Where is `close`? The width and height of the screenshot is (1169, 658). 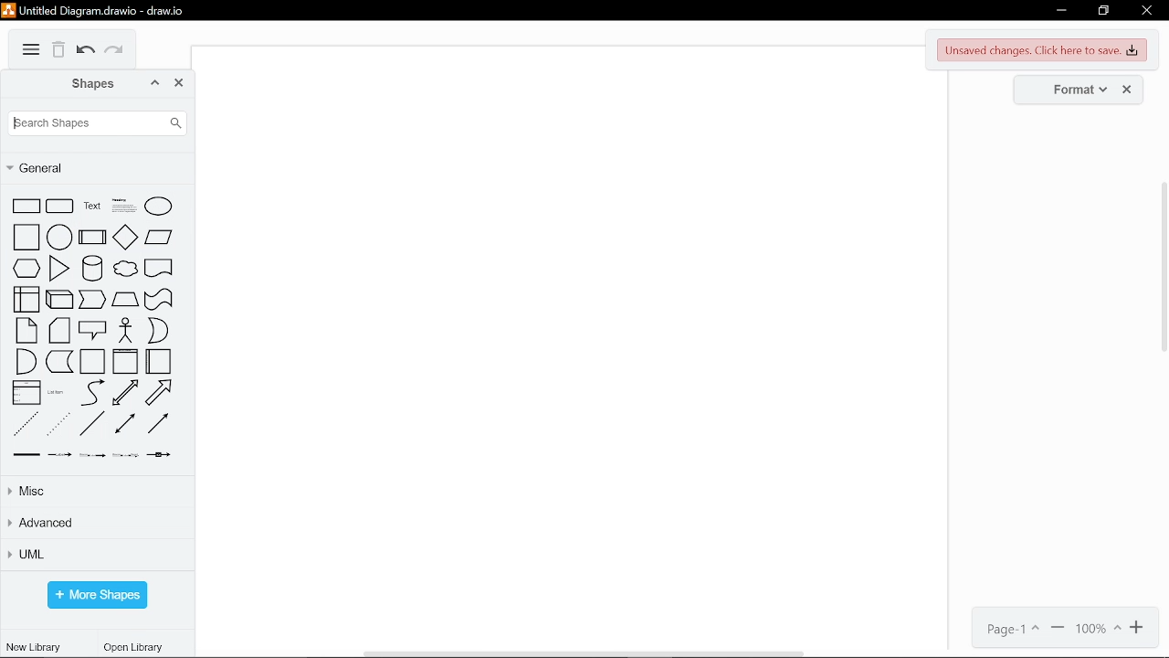
close is located at coordinates (1147, 13).